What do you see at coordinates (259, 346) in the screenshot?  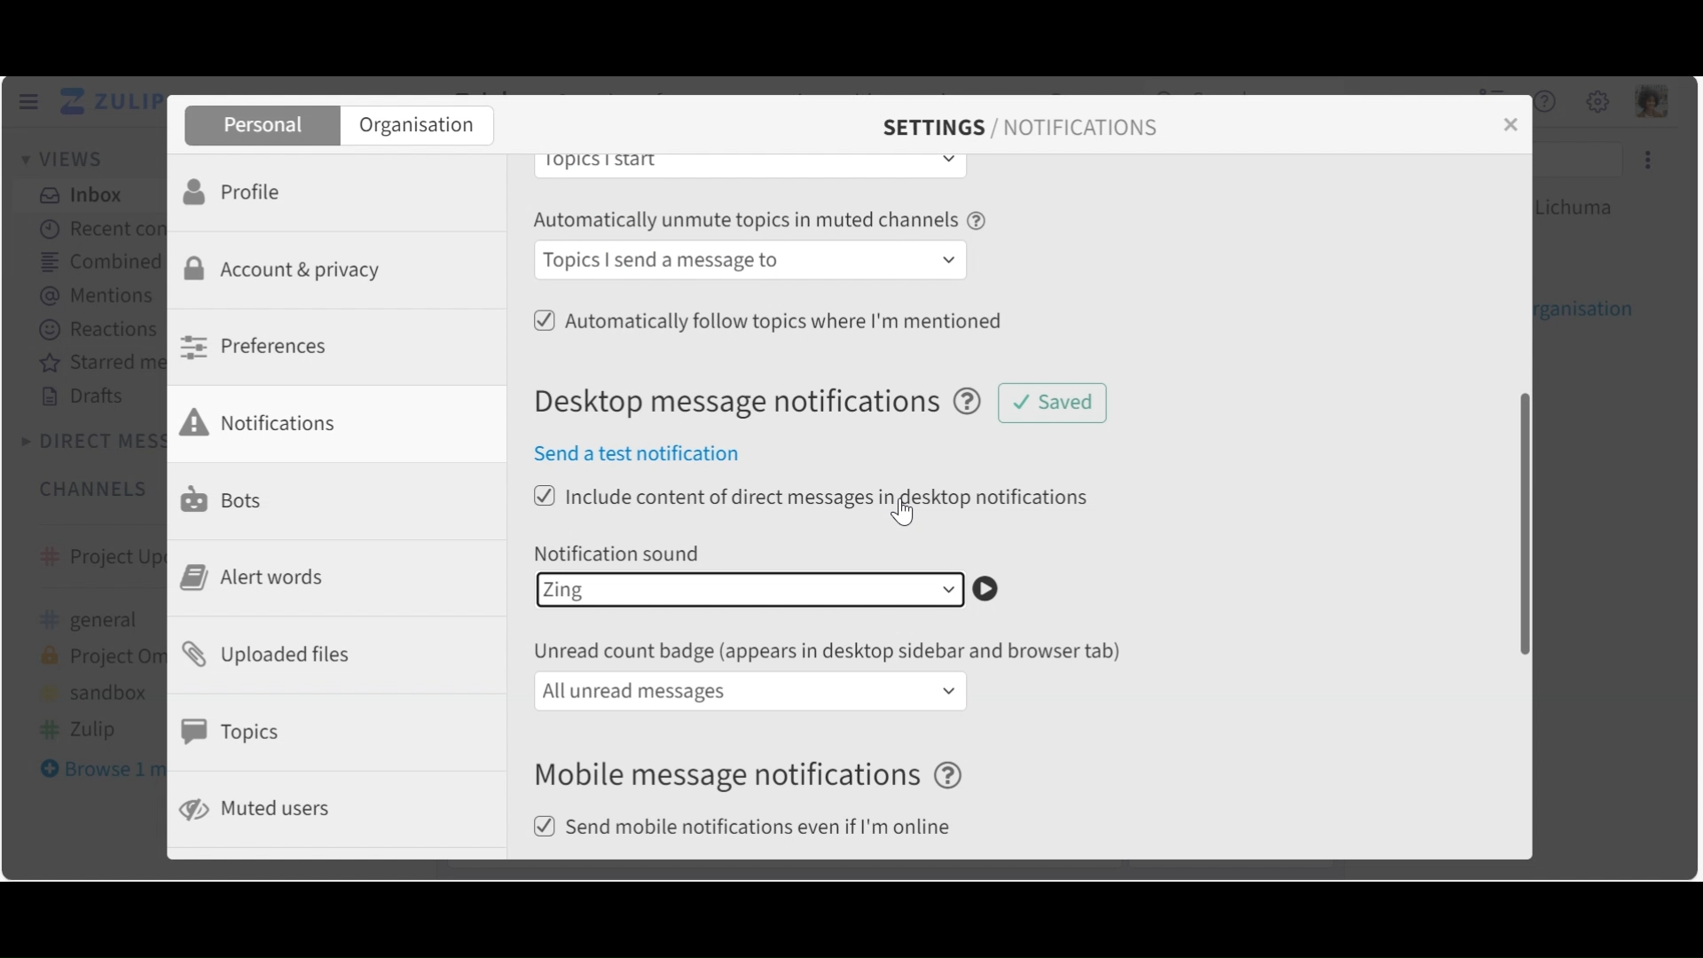 I see `Preferences` at bounding box center [259, 346].